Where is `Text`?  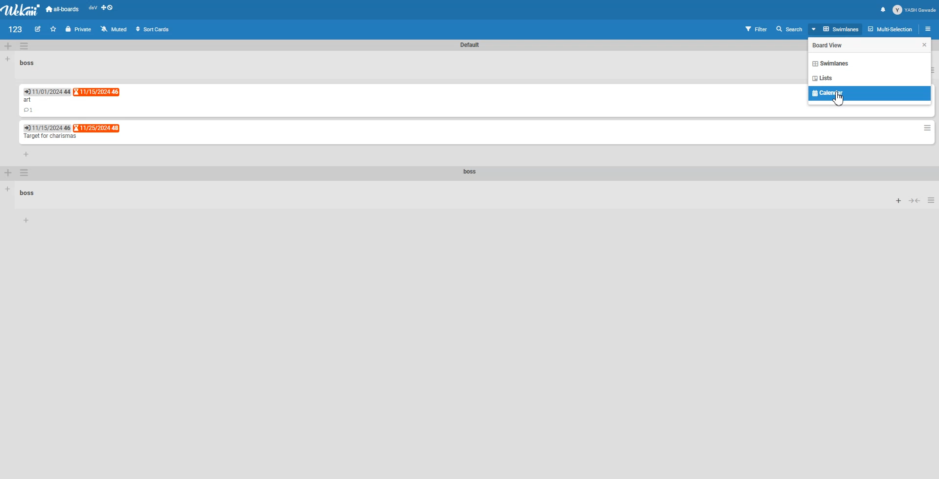 Text is located at coordinates (50, 136).